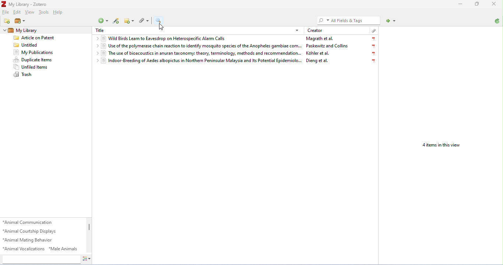 Image resolution: width=503 pixels, height=265 pixels. What do you see at coordinates (28, 222) in the screenshot?
I see `animal communication` at bounding box center [28, 222].